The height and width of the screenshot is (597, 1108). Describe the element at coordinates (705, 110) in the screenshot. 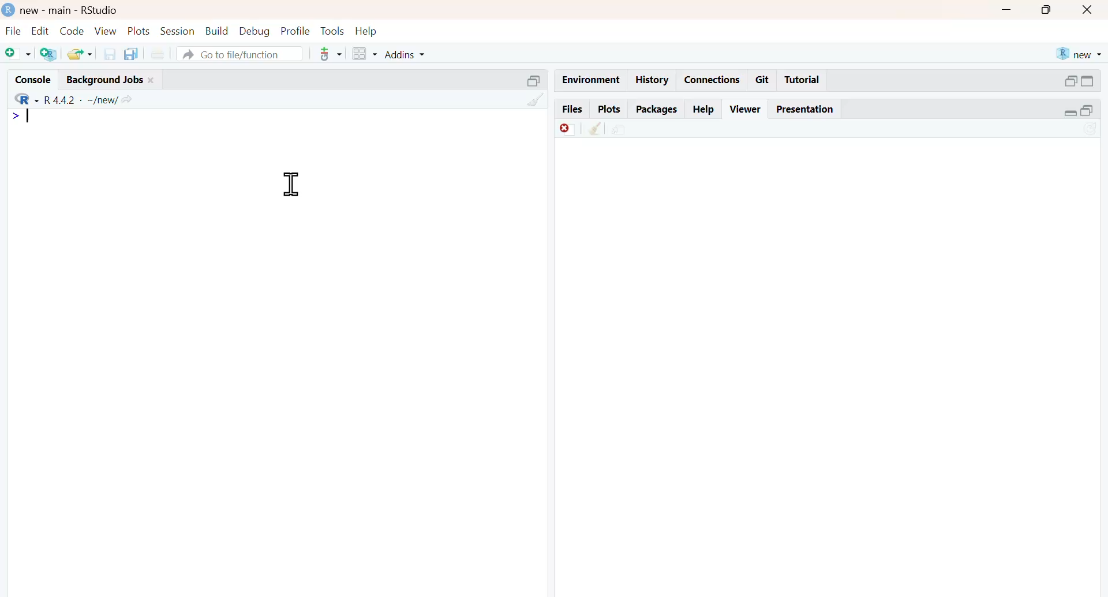

I see `help` at that location.